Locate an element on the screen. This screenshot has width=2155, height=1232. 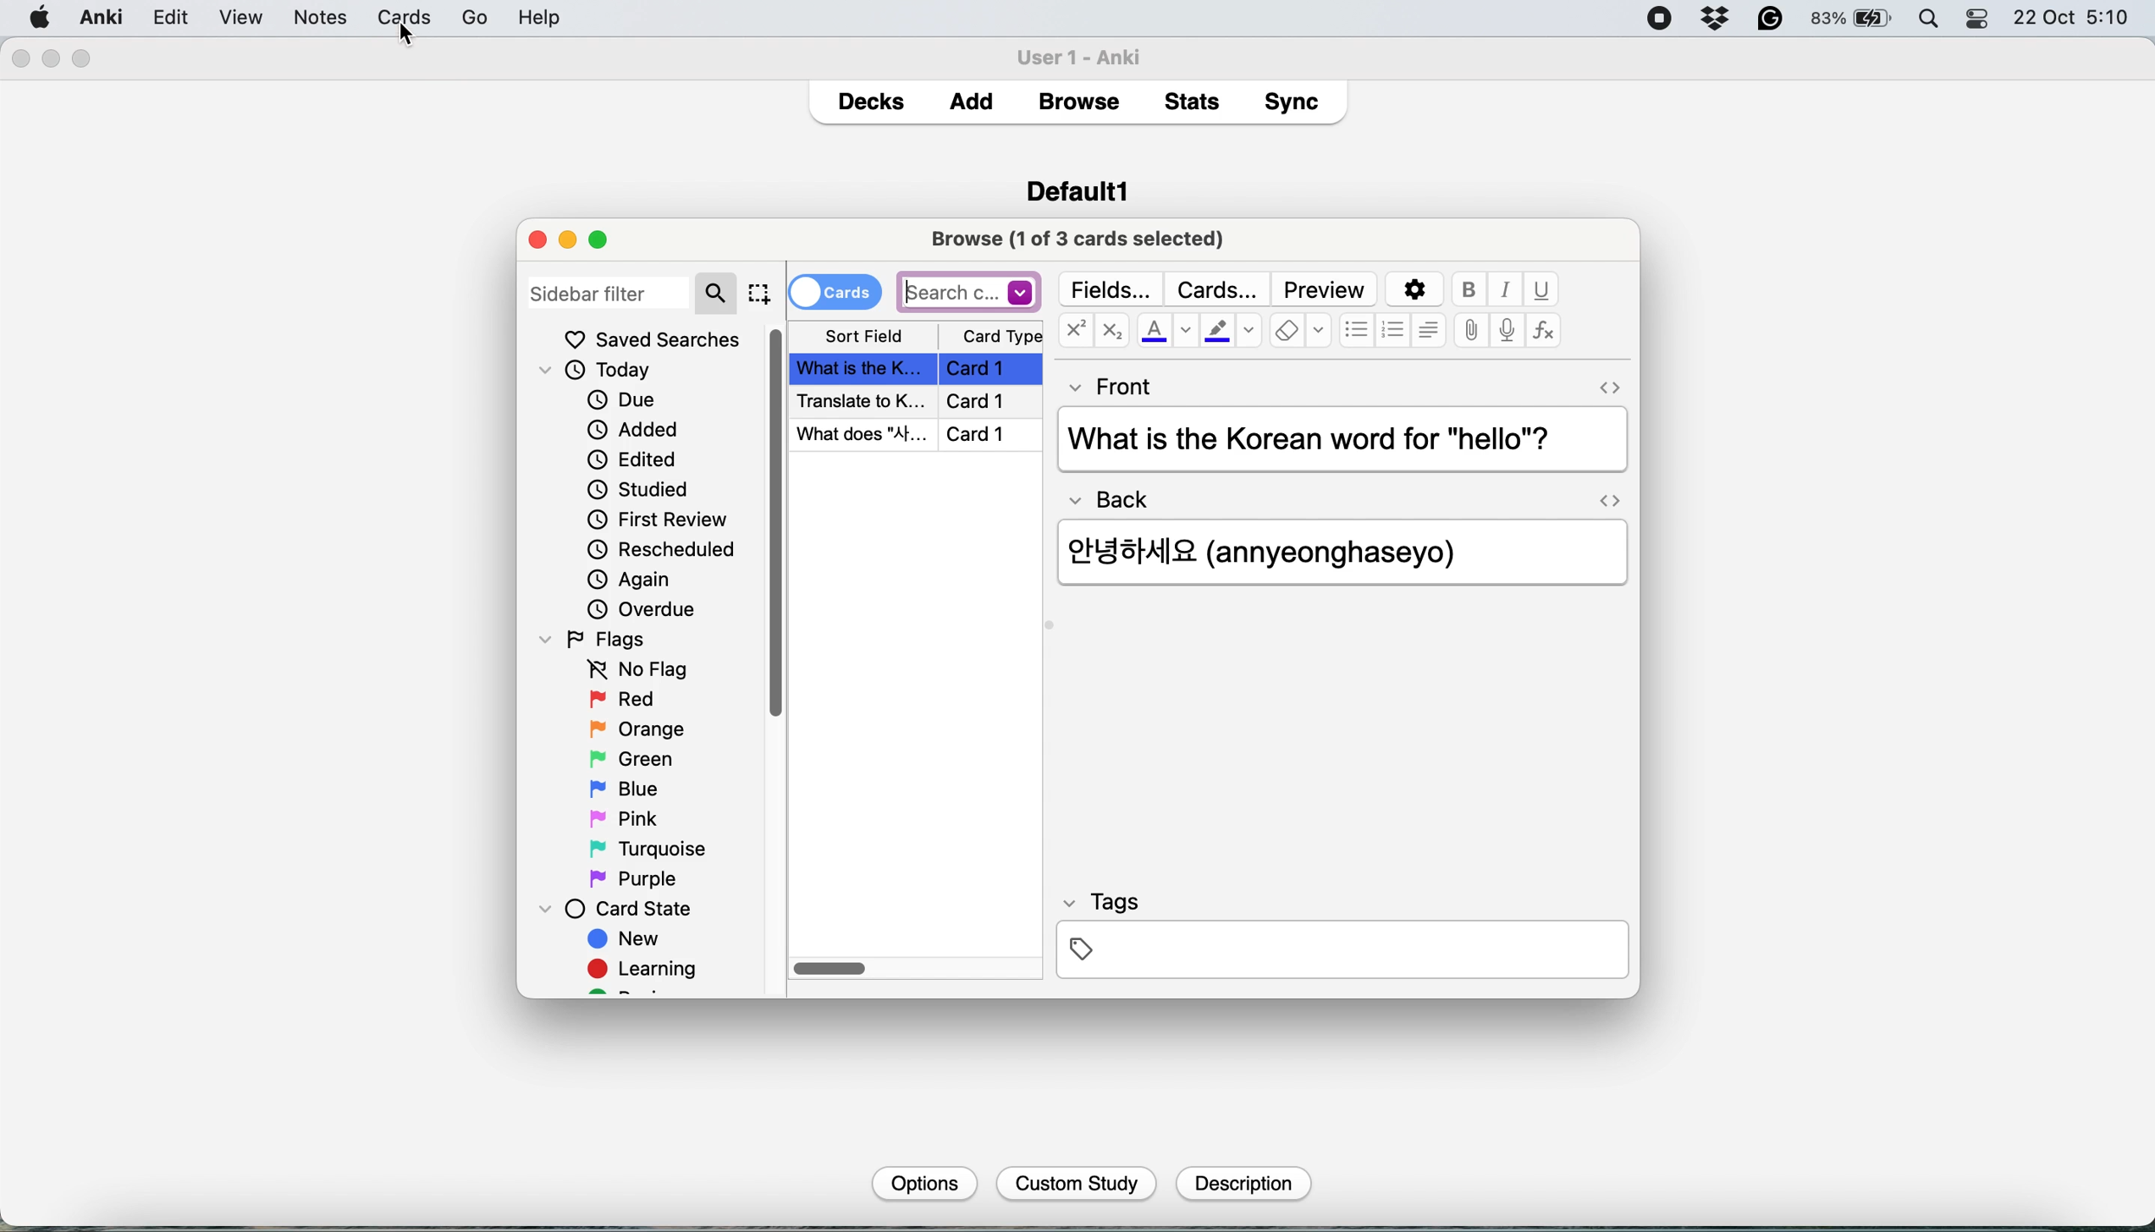
22 Oct 5:10 is located at coordinates (2073, 19).